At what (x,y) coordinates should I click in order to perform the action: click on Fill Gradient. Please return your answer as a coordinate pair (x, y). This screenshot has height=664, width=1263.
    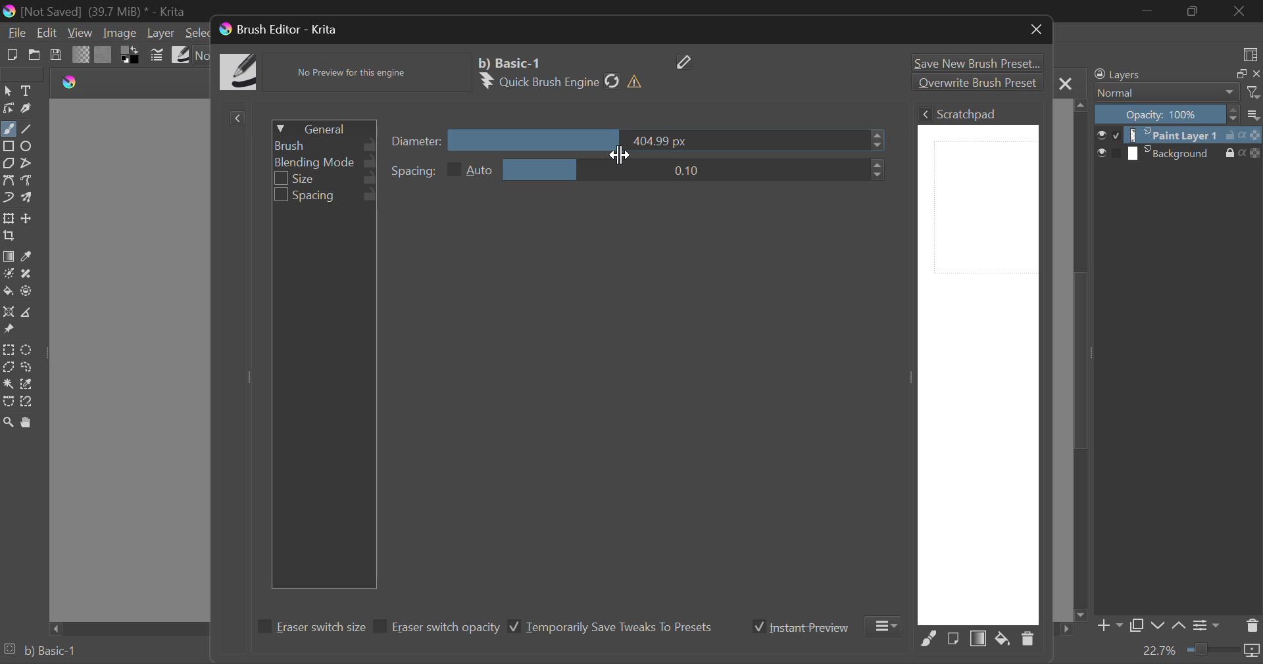
    Looking at the image, I should click on (9, 256).